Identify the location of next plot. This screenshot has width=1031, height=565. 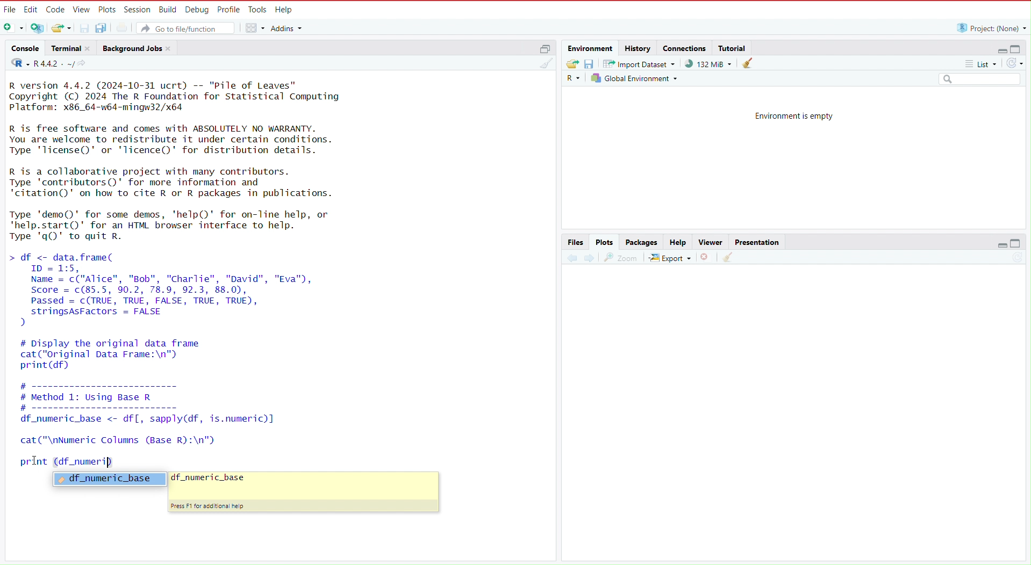
(587, 257).